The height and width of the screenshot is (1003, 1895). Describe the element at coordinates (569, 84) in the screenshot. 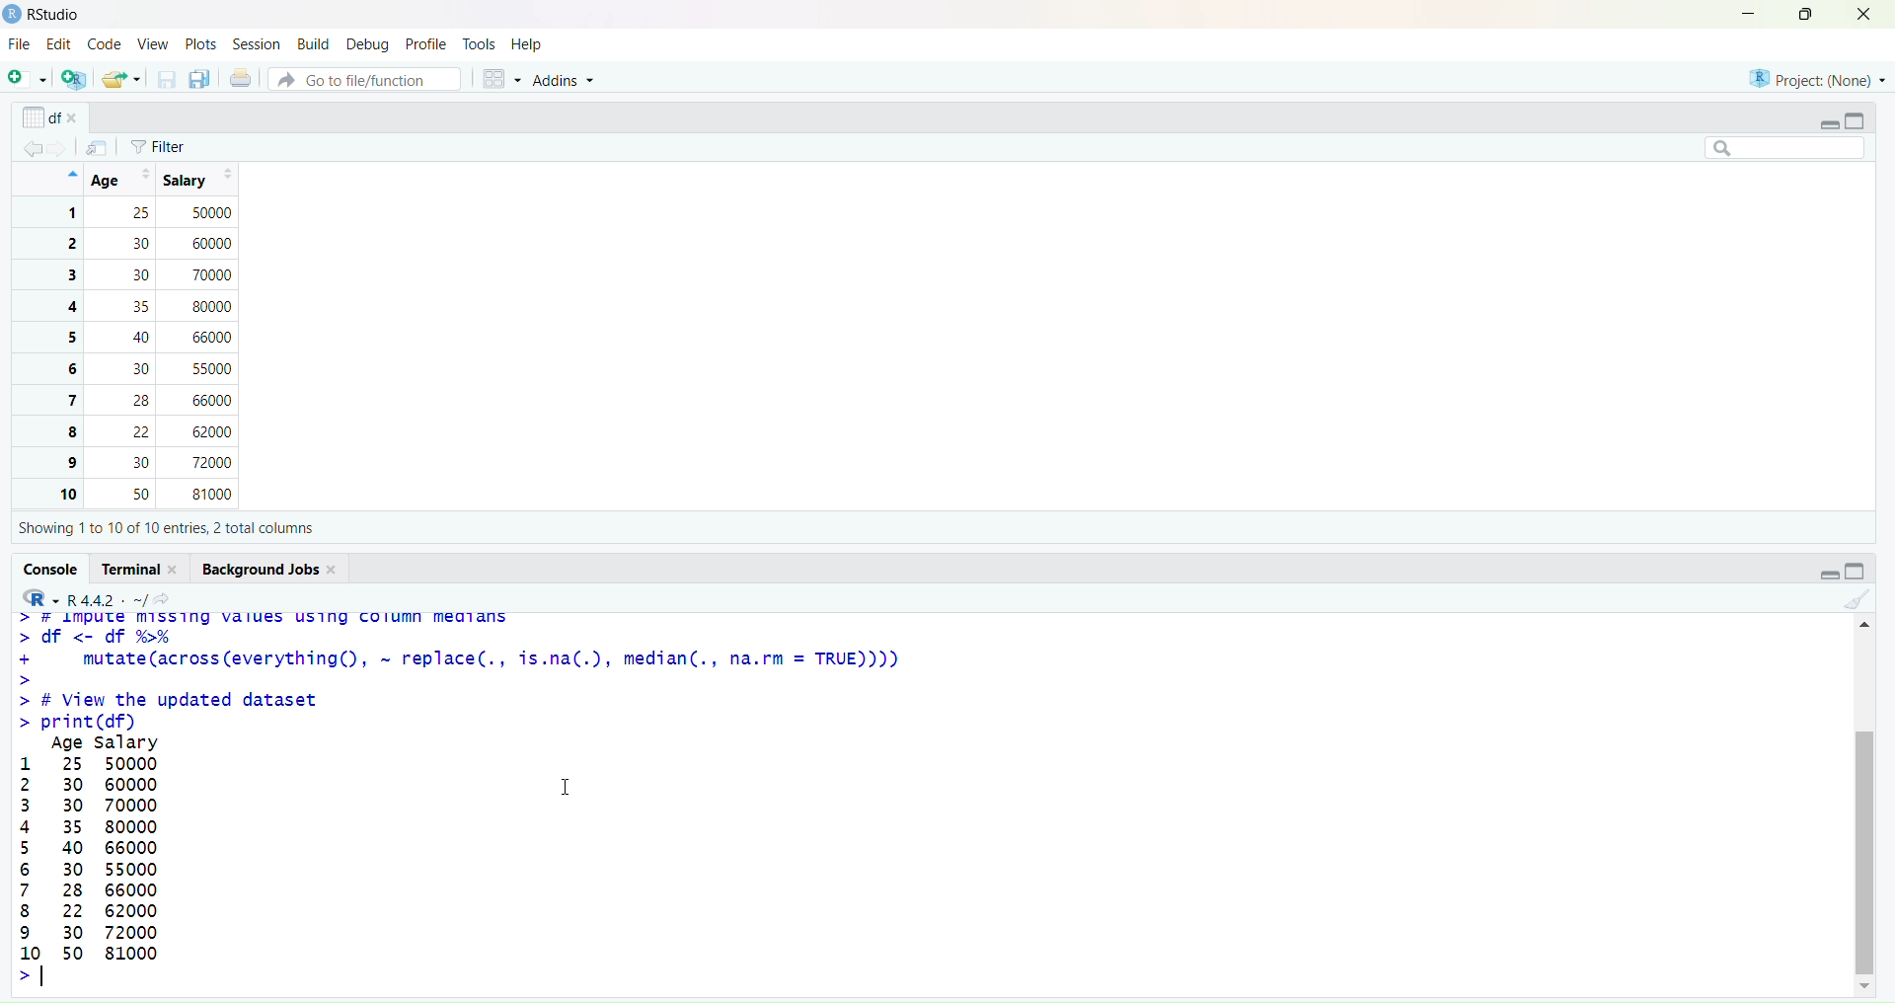

I see `addins` at that location.